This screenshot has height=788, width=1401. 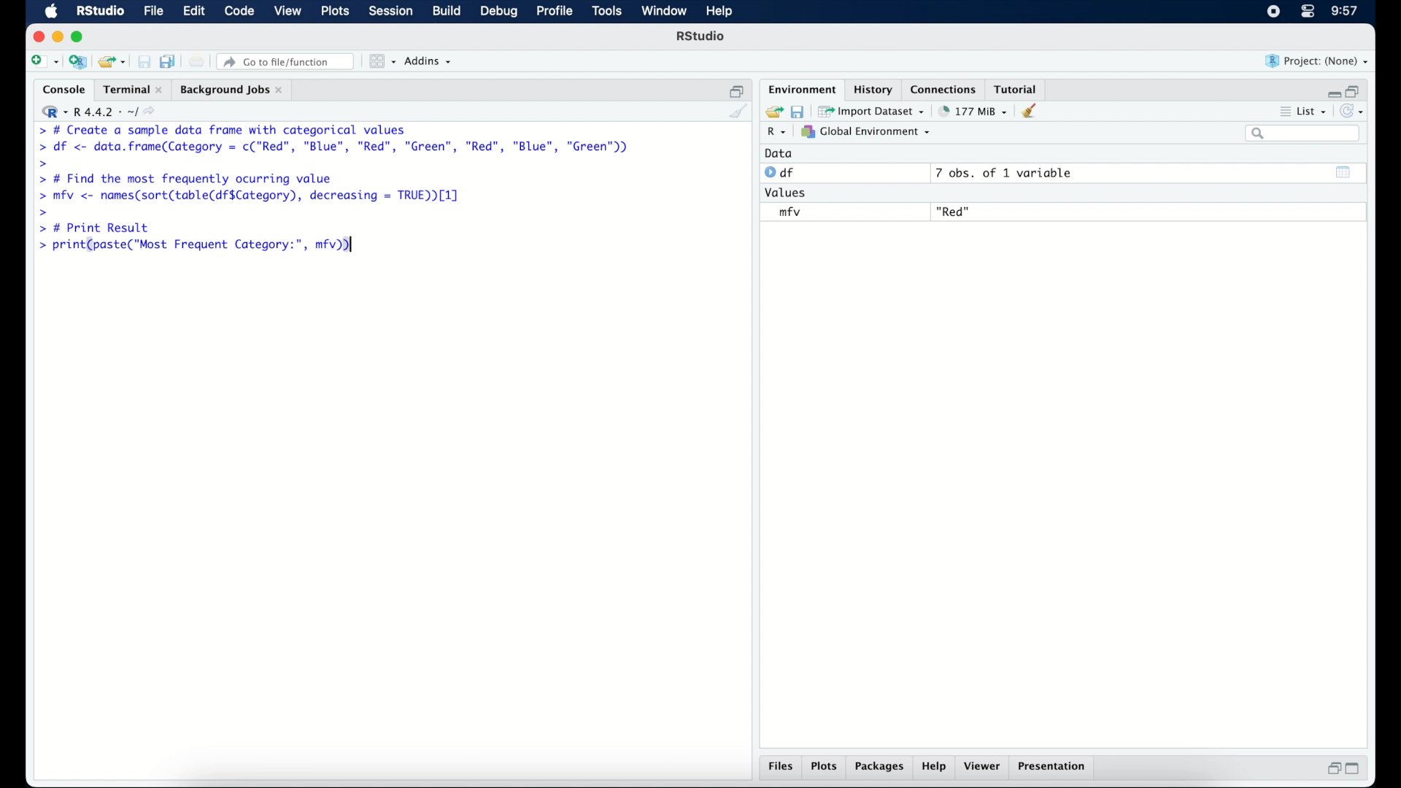 What do you see at coordinates (251, 196) in the screenshot?
I see `> mfv <- names(sort(table(df$Category), decreasing = TRUE [1]` at bounding box center [251, 196].